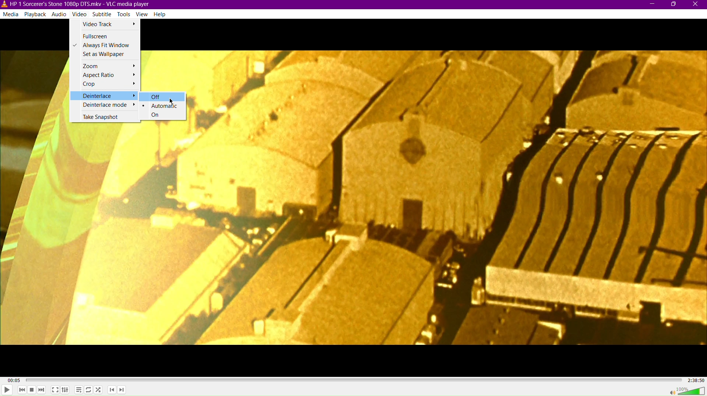 The height and width of the screenshot is (396, 707). I want to click on Video, so click(80, 14).